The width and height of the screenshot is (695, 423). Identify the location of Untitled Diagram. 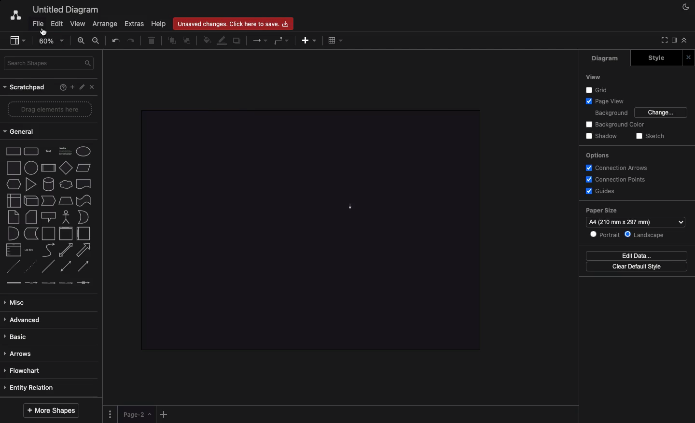
(64, 9).